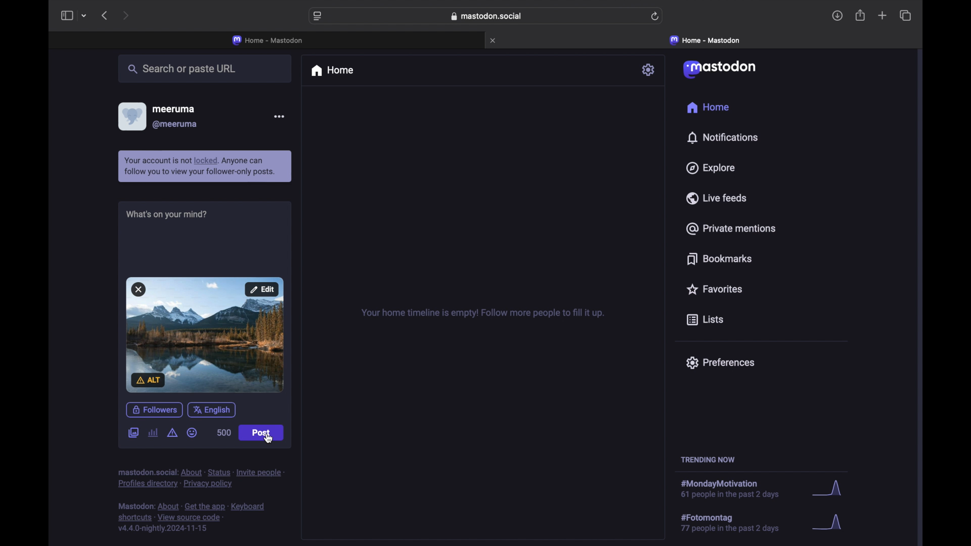 The width and height of the screenshot is (971, 546). Describe the element at coordinates (905, 15) in the screenshot. I see `show tab overview` at that location.